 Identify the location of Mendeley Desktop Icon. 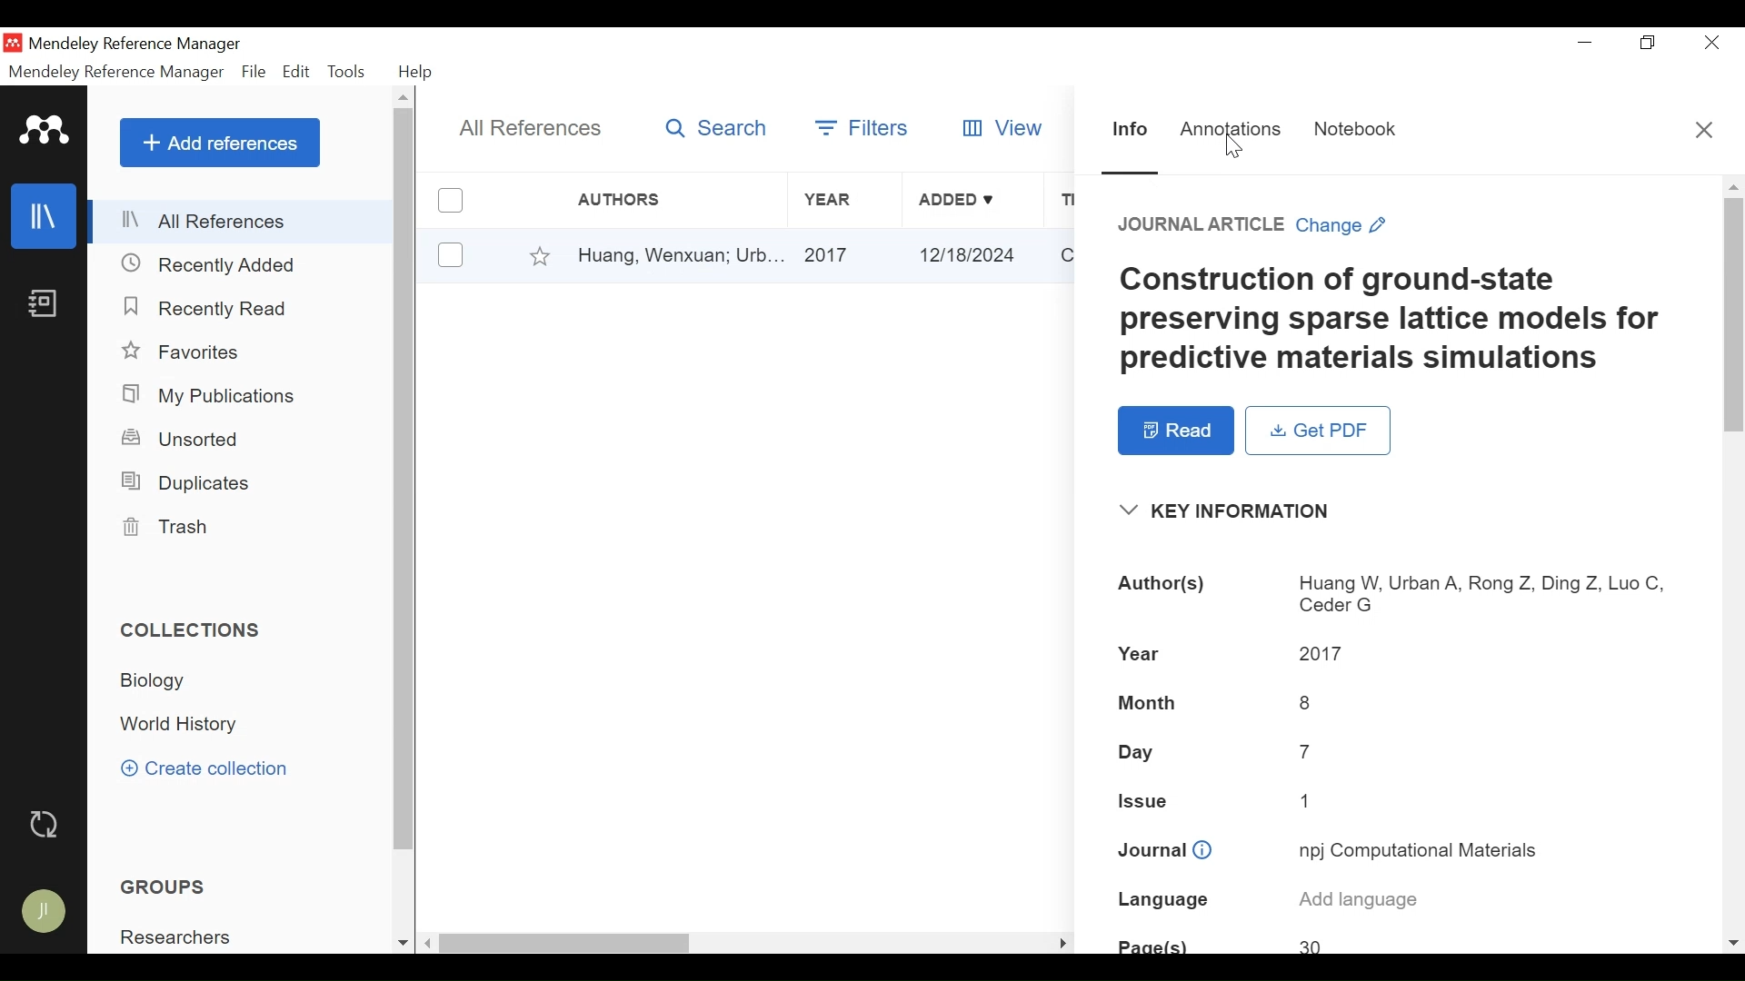
(13, 43).